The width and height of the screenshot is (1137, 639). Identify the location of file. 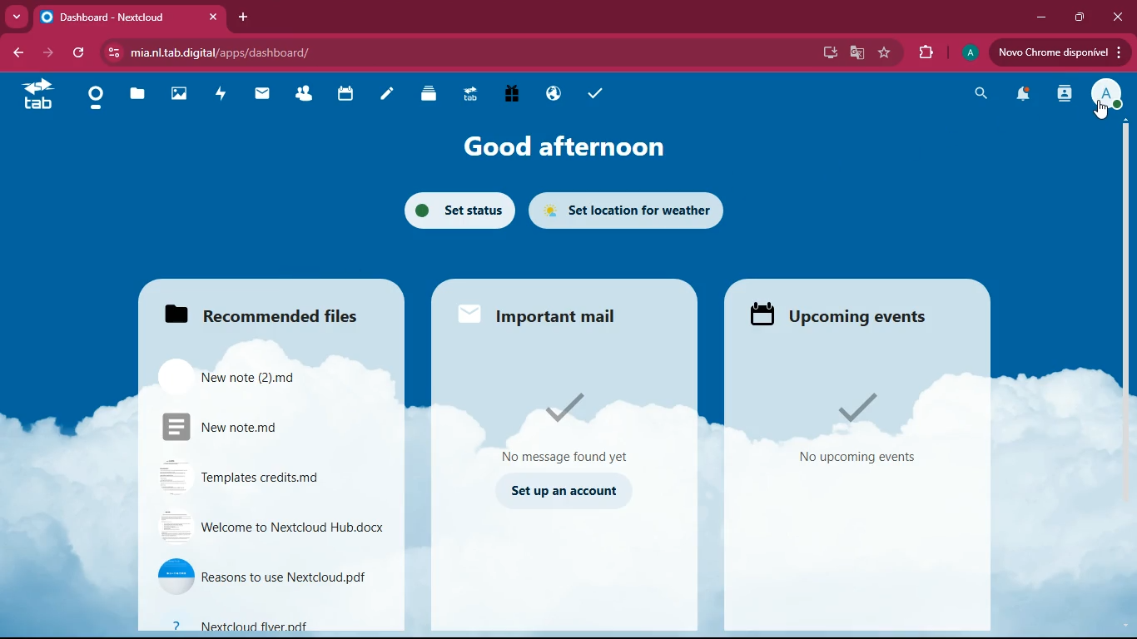
(240, 426).